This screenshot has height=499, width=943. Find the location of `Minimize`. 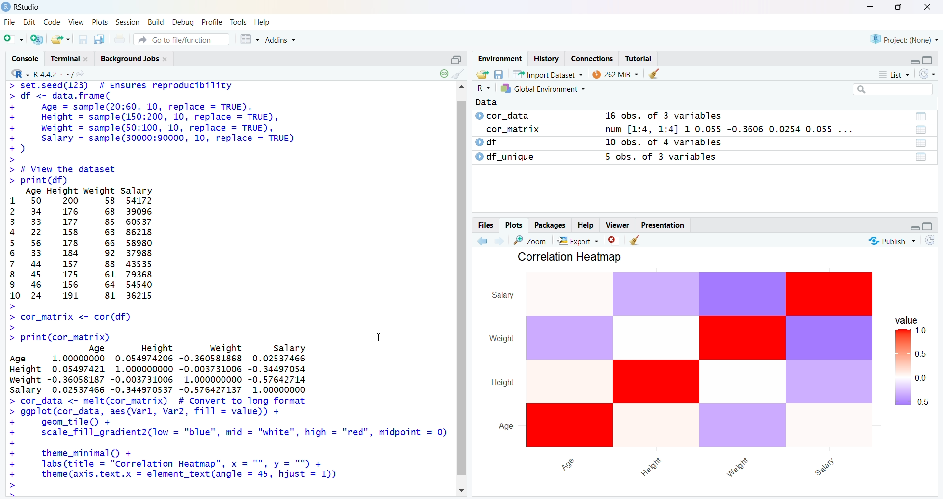

Minimize is located at coordinates (915, 228).